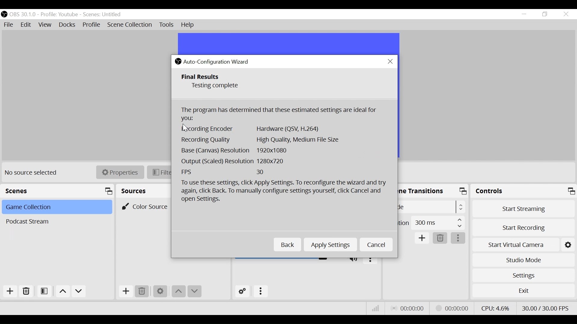 This screenshot has height=324, width=577. Describe the element at coordinates (453, 308) in the screenshot. I see `Stream ` at that location.